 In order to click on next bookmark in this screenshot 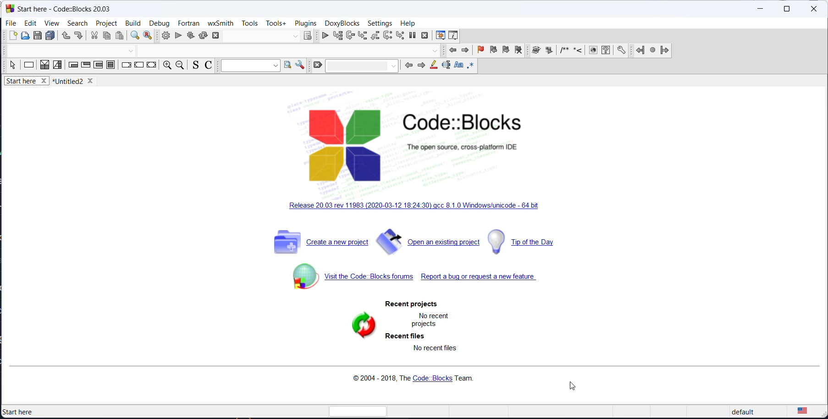, I will do `click(505, 52)`.